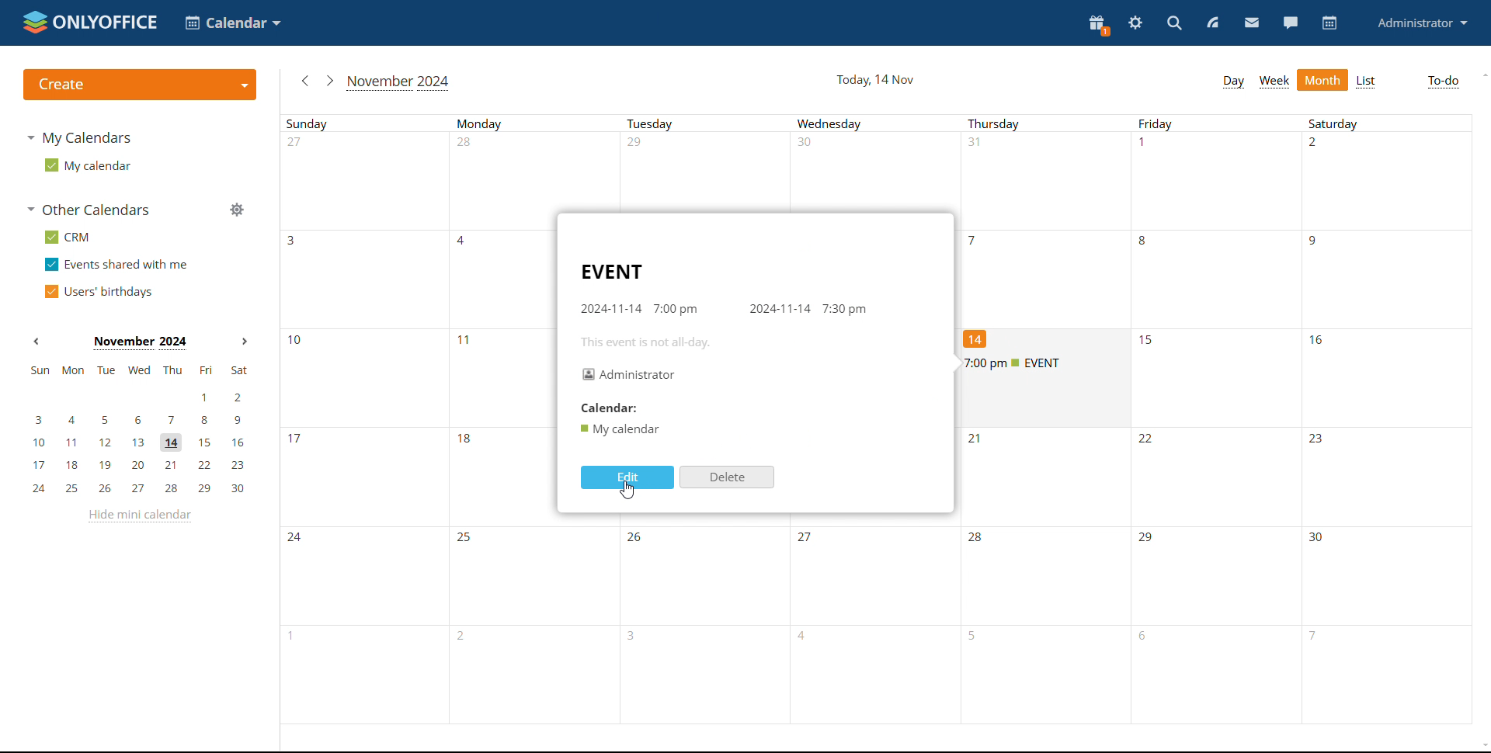 This screenshot has height=753, width=1491. What do you see at coordinates (1097, 26) in the screenshot?
I see `present` at bounding box center [1097, 26].